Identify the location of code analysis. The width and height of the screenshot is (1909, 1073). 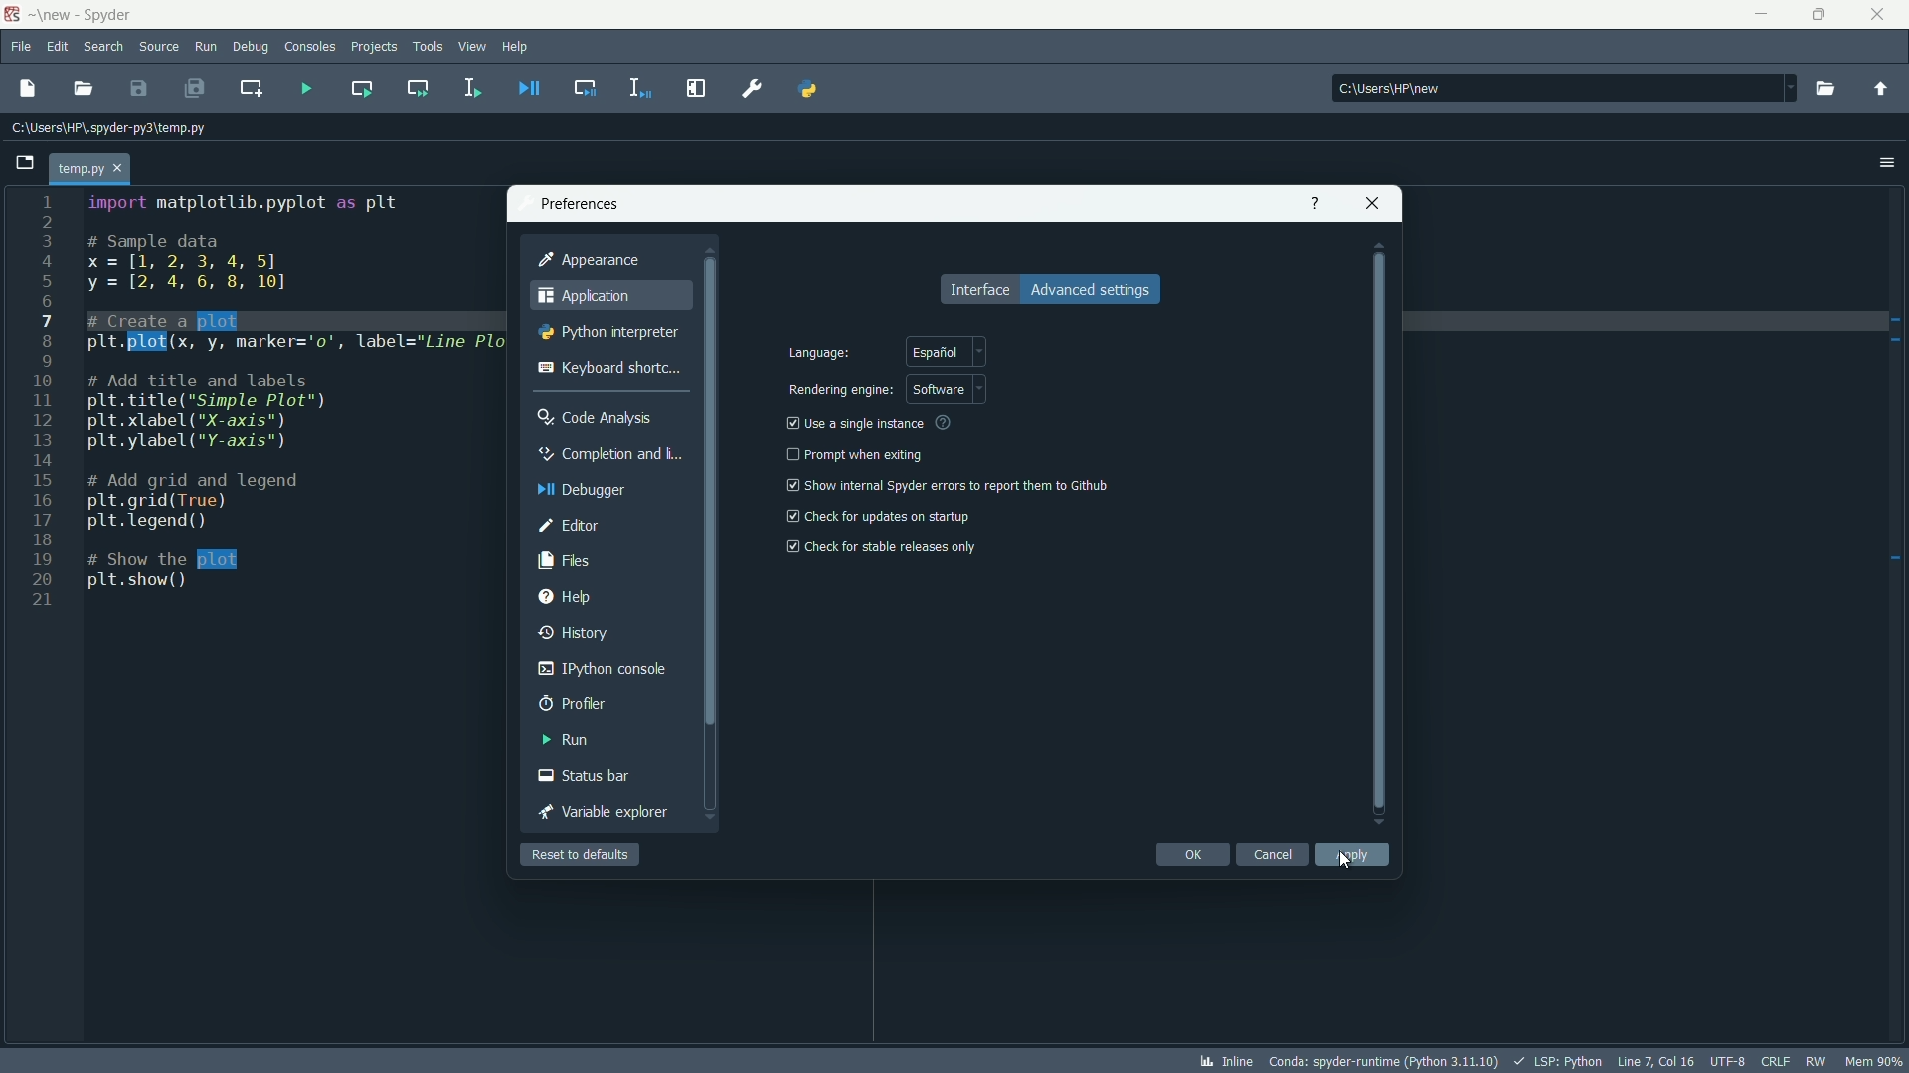
(598, 419).